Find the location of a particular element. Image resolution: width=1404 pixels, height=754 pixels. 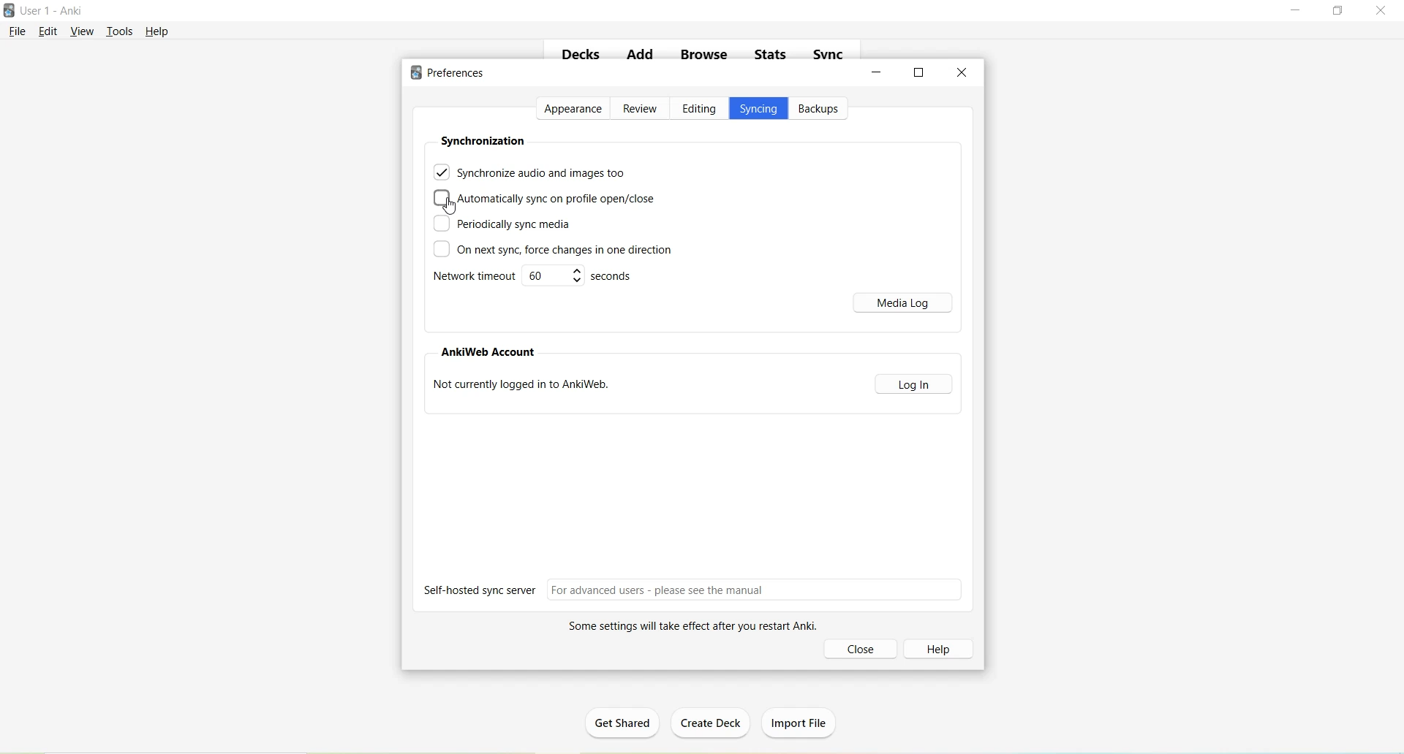

Appearance is located at coordinates (574, 109).